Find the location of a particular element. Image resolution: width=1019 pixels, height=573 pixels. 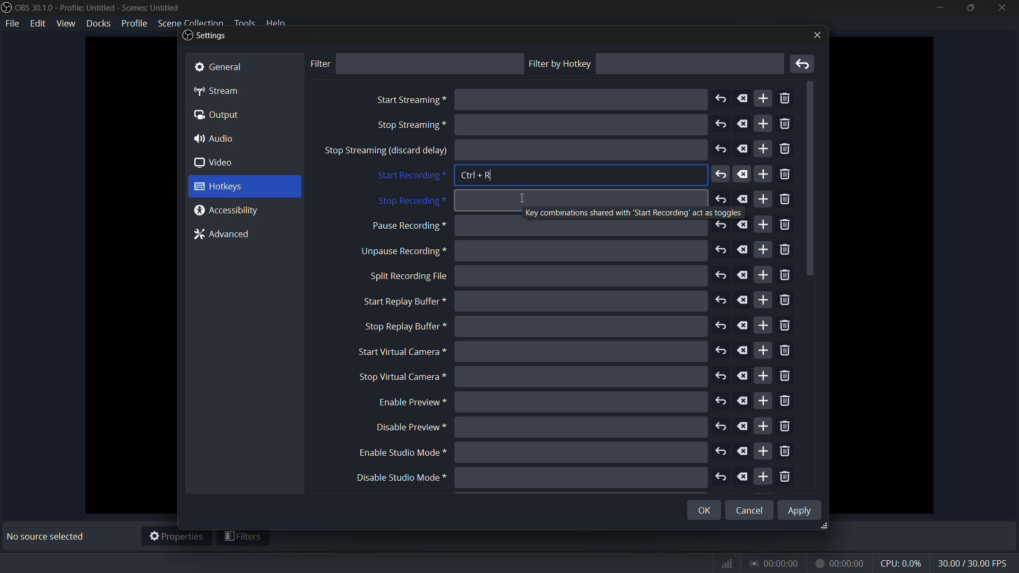

stop replay buffer is located at coordinates (404, 327).